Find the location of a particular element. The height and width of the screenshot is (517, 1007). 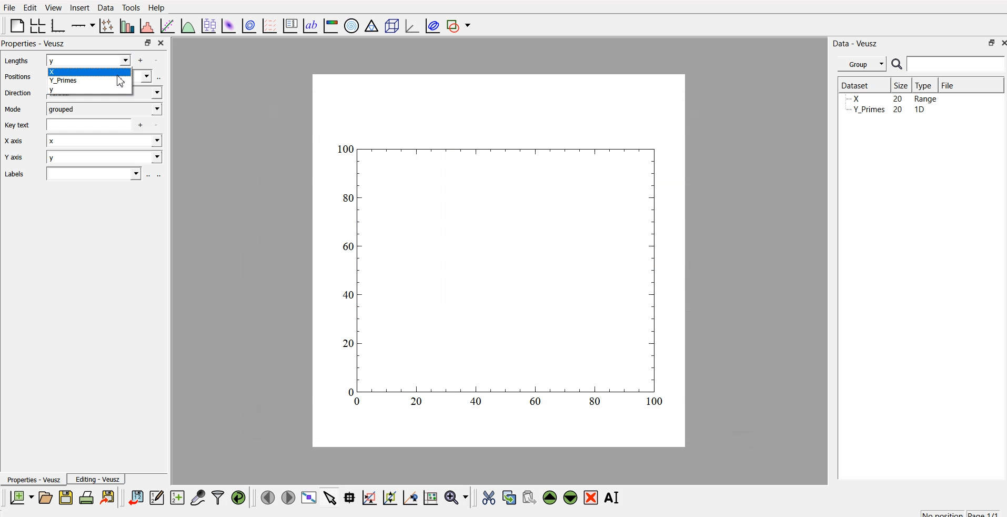

arrange grid in graph is located at coordinates (37, 24).